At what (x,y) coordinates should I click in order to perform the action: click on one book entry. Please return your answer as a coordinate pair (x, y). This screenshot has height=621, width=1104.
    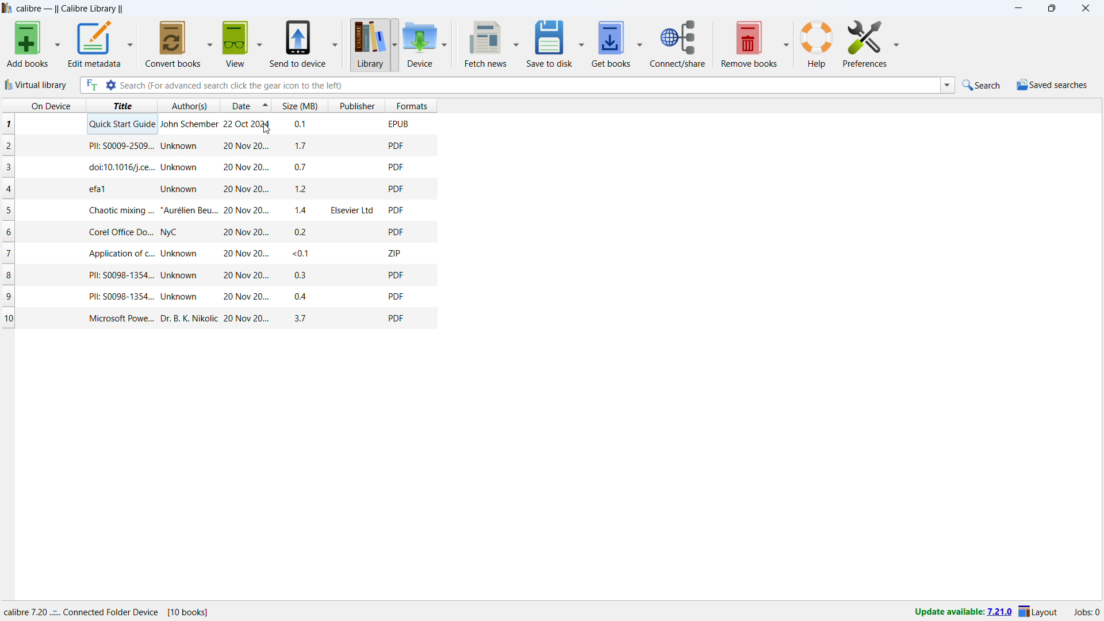
    Looking at the image, I should click on (221, 318).